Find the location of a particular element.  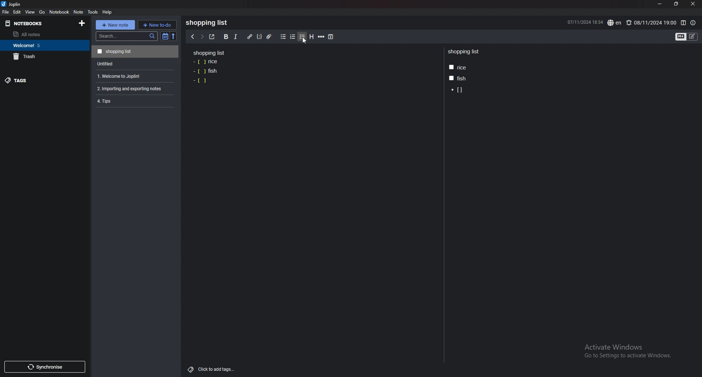

heading is located at coordinates (312, 37).